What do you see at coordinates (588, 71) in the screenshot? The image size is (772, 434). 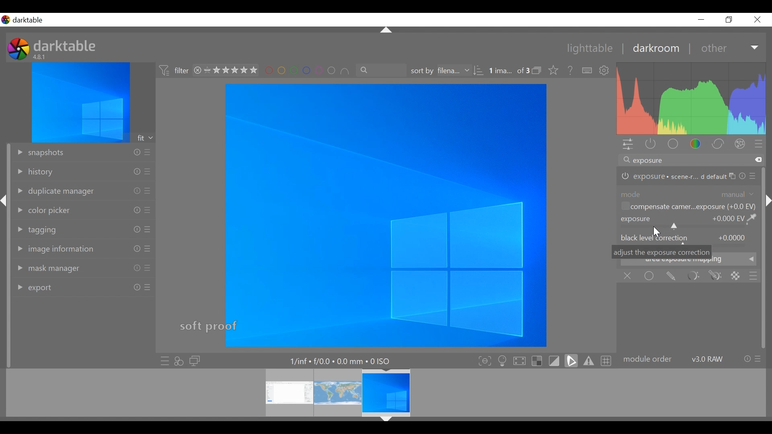 I see `define shortcuts` at bounding box center [588, 71].